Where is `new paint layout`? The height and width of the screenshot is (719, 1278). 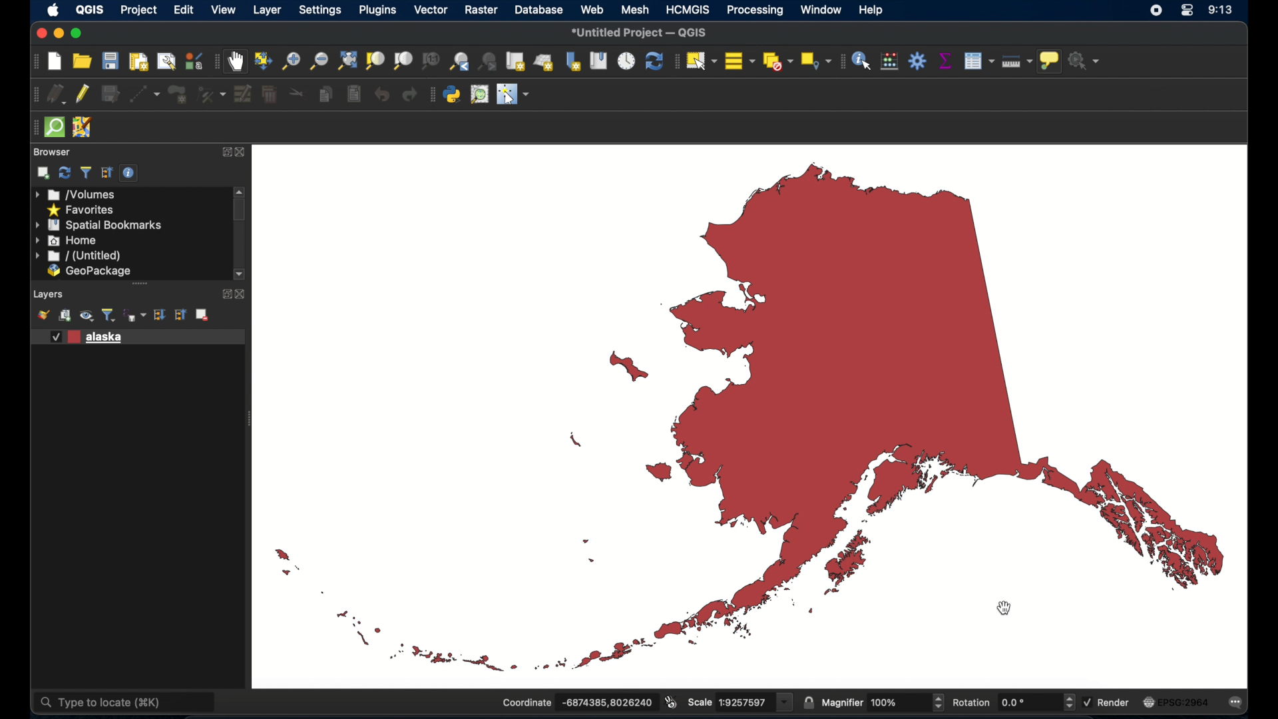 new paint layout is located at coordinates (138, 61).